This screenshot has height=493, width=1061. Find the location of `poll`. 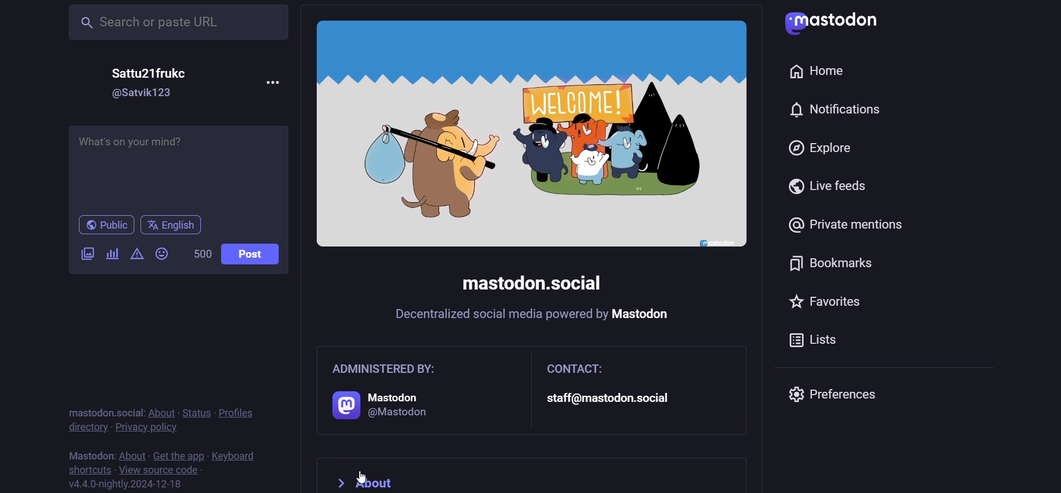

poll is located at coordinates (112, 255).